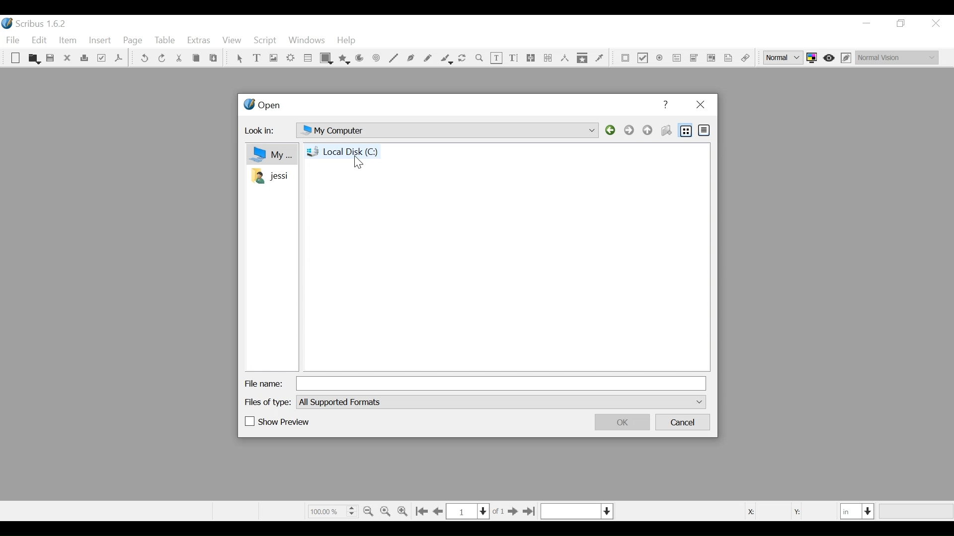 The image size is (954, 536). What do you see at coordinates (531, 58) in the screenshot?
I see `link text frames` at bounding box center [531, 58].